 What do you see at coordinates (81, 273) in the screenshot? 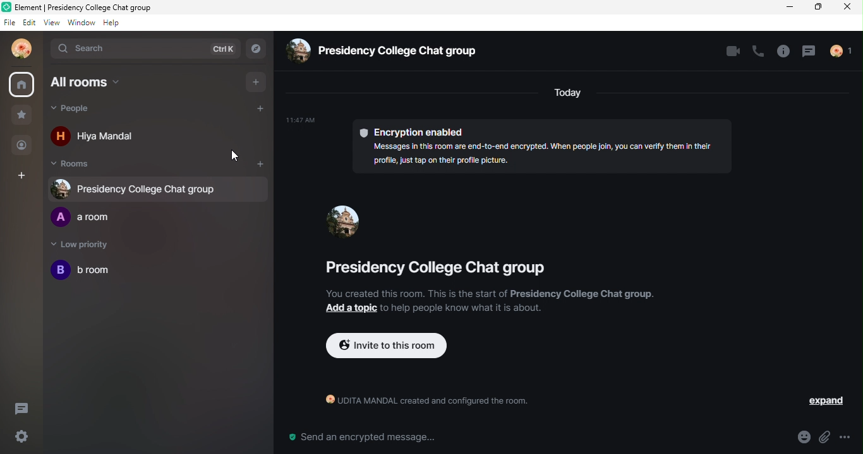
I see `b room` at bounding box center [81, 273].